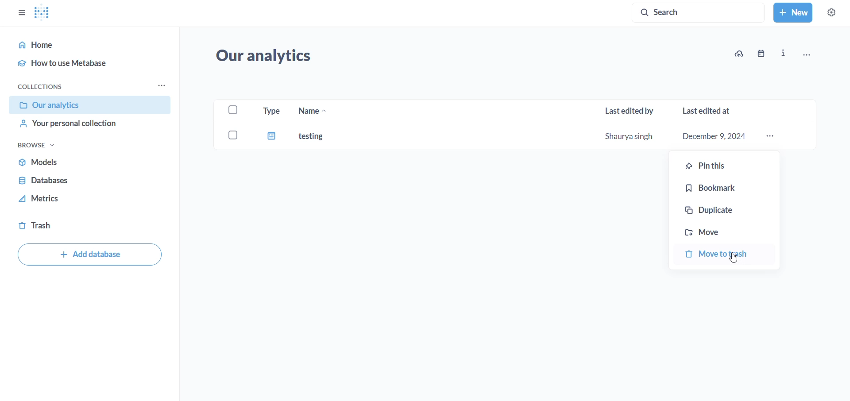  Describe the element at coordinates (726, 231) in the screenshot. I see `move ` at that location.